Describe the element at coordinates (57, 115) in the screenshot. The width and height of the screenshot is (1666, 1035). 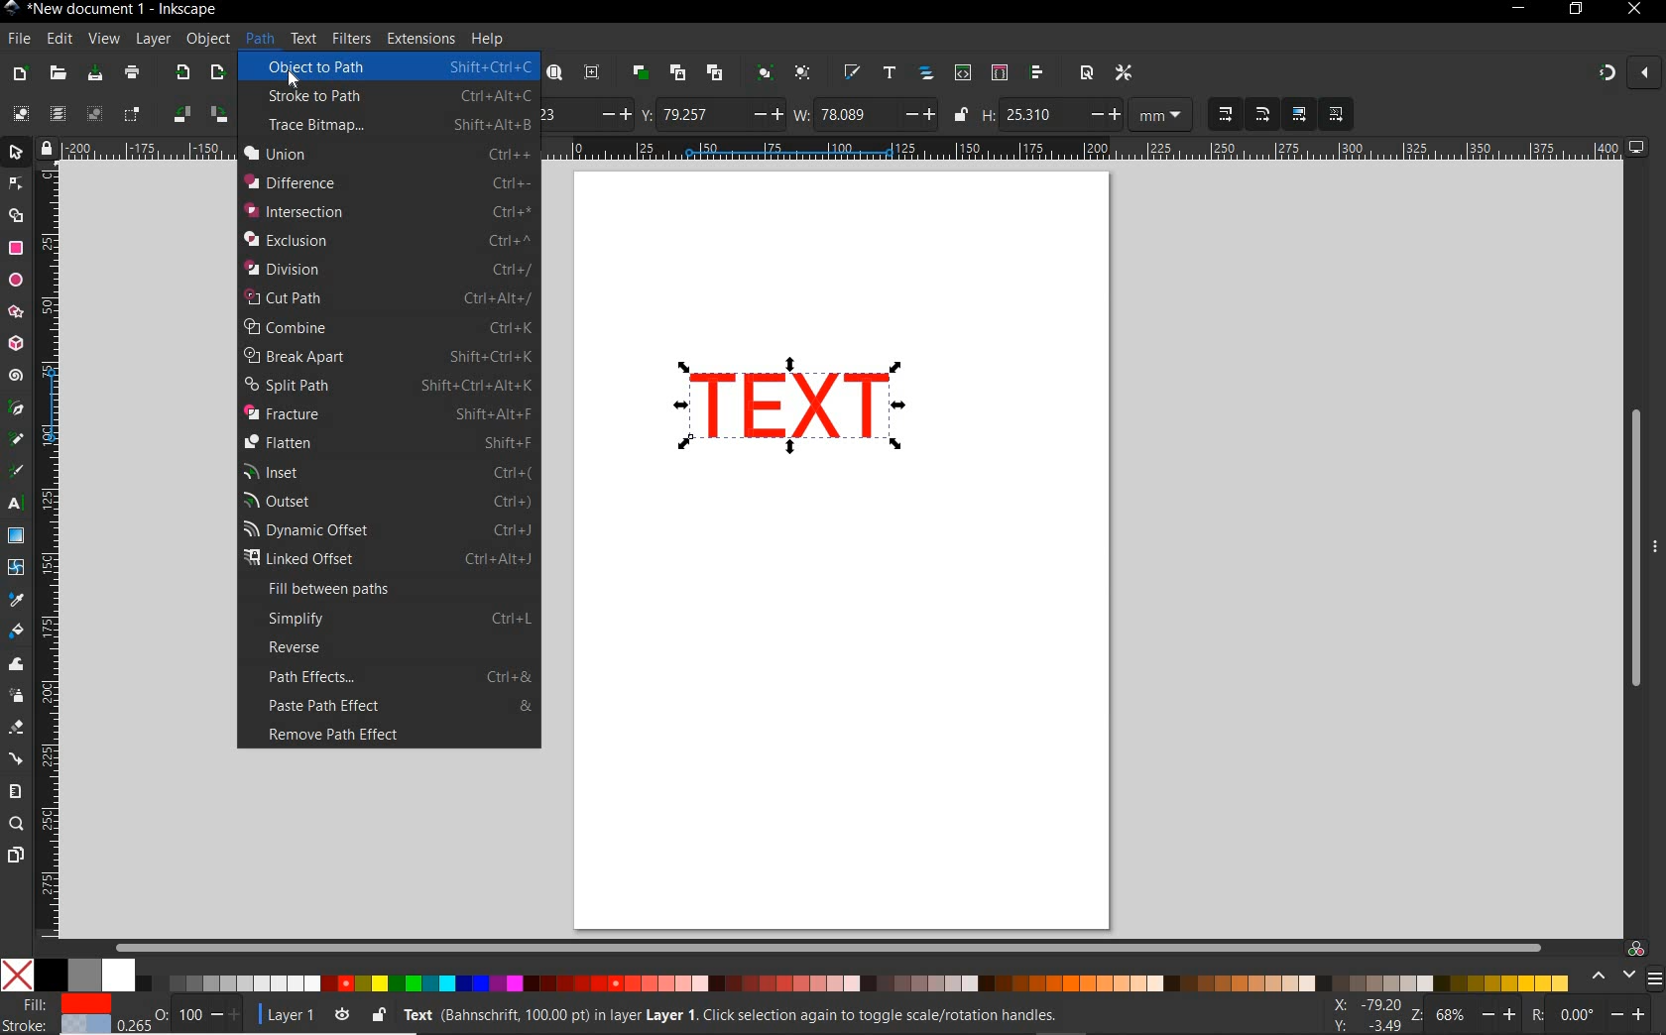
I see `SELECT ALL IN ALL LAYERS` at that location.